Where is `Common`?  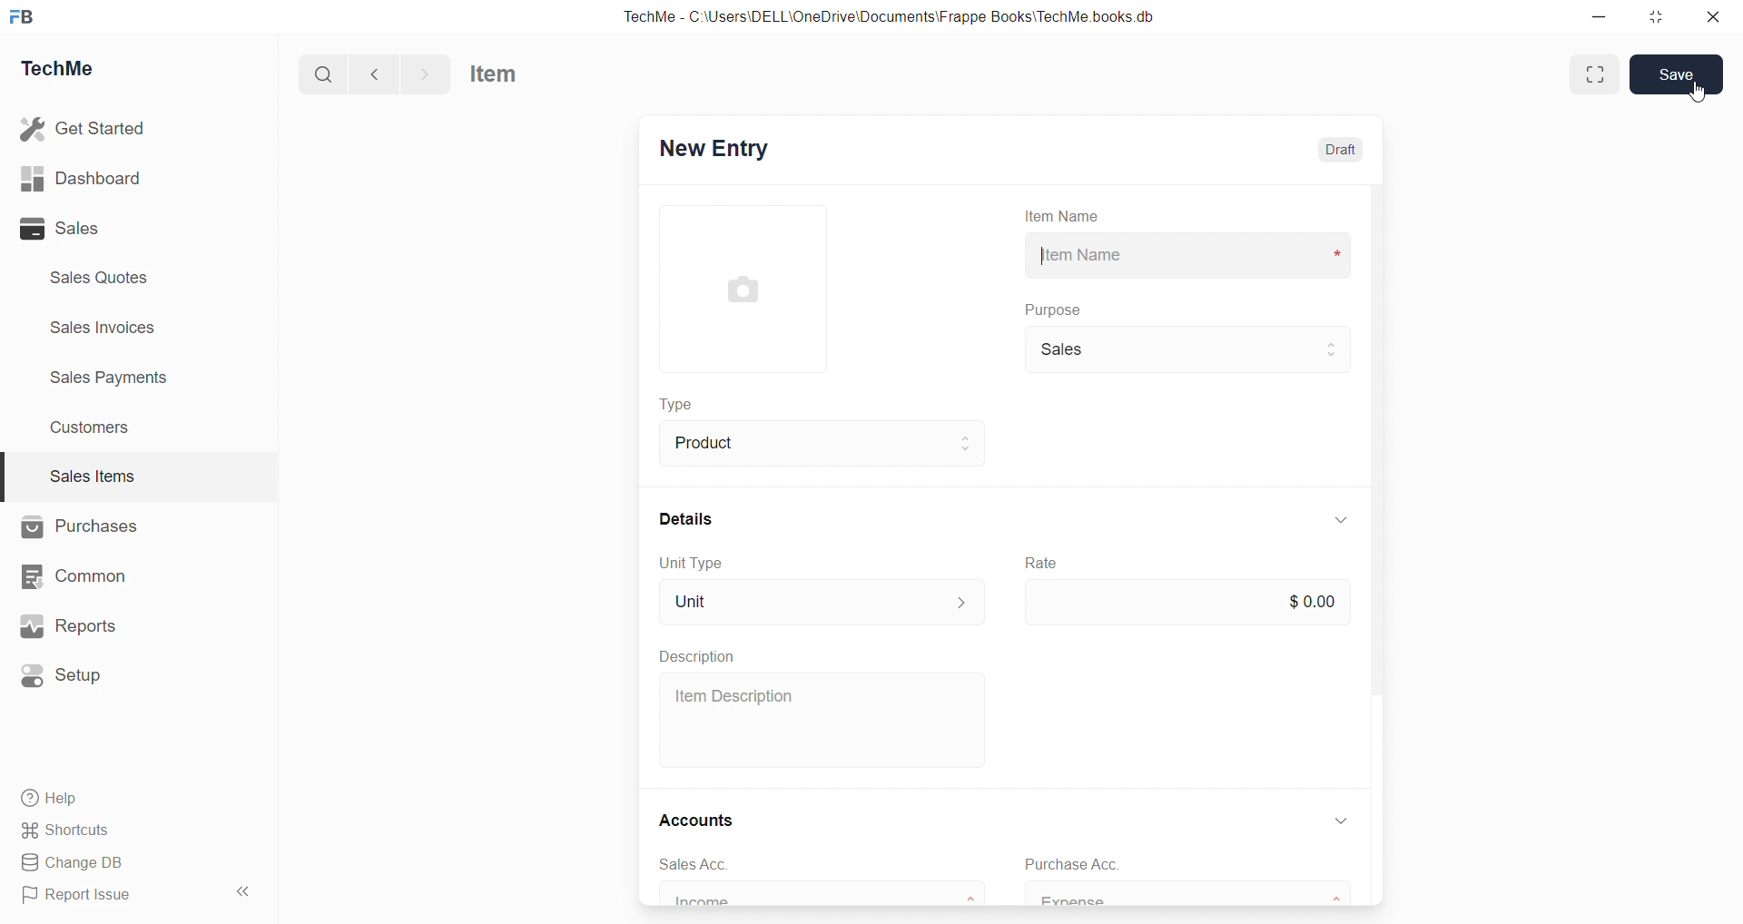
Common is located at coordinates (78, 576).